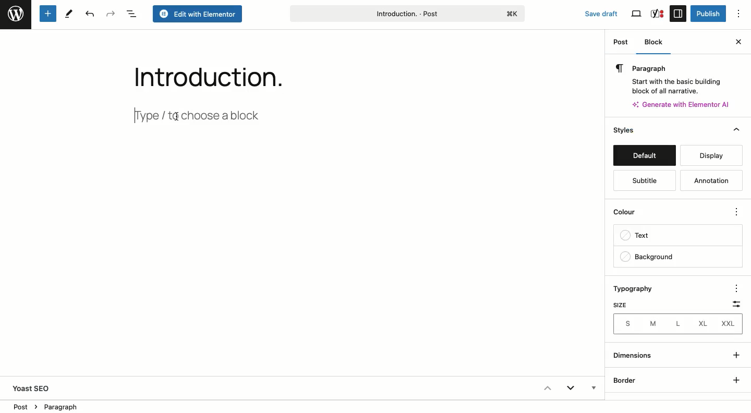 The height and width of the screenshot is (413, 751). Describe the element at coordinates (736, 213) in the screenshot. I see `Options` at that location.